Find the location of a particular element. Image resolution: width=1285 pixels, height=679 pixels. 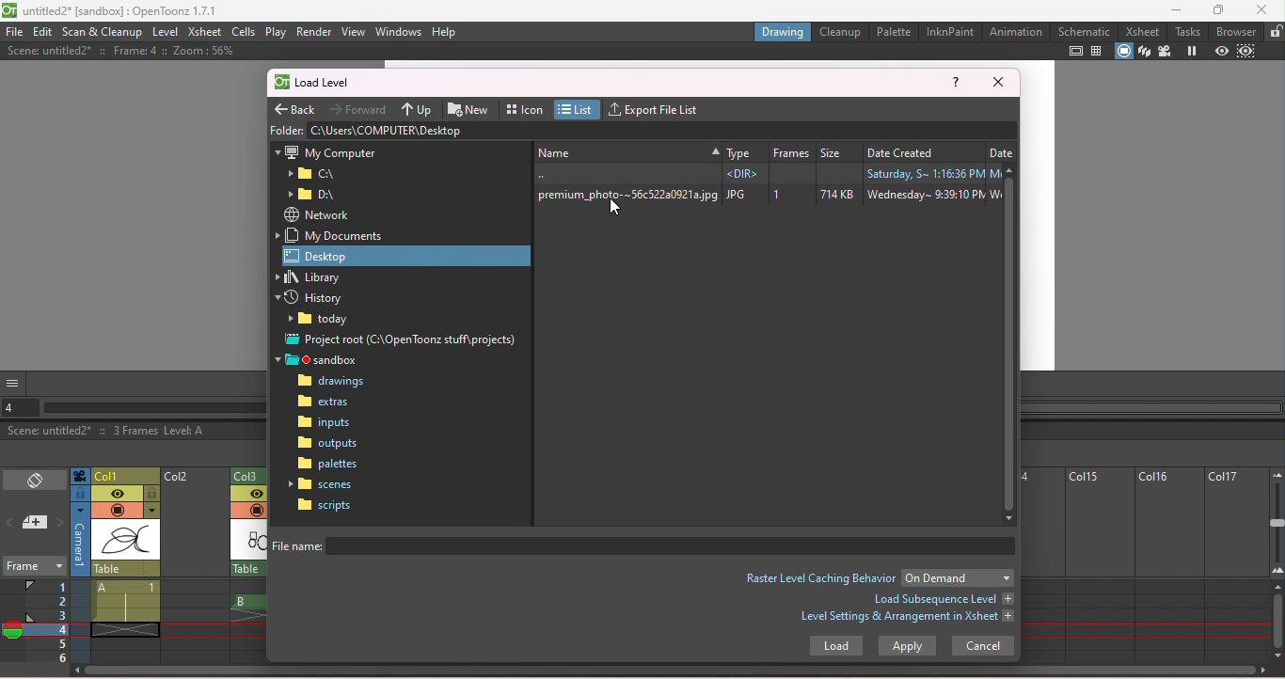

Date  is located at coordinates (1001, 150).